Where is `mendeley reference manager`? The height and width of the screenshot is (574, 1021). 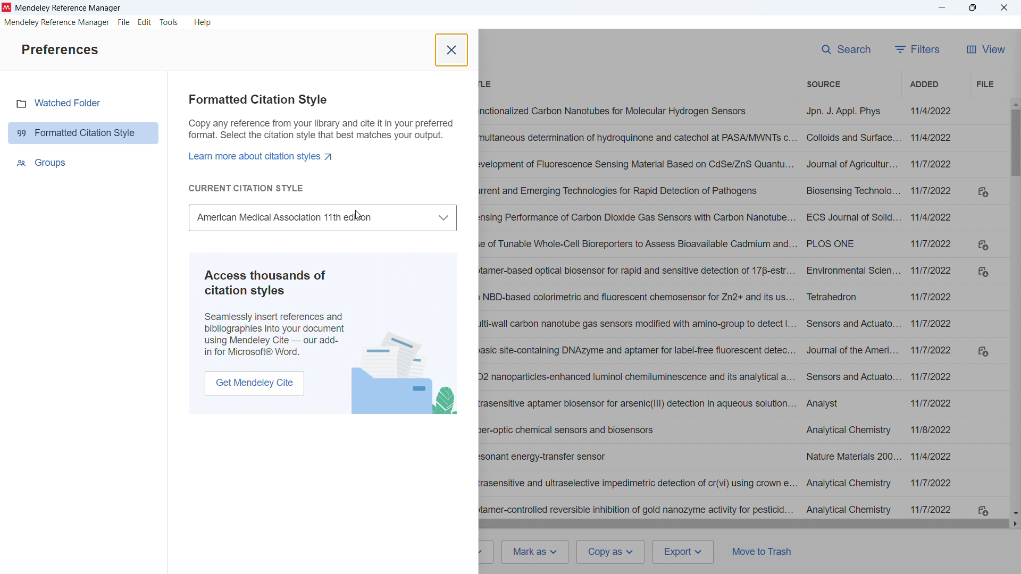
mendeley reference manager is located at coordinates (56, 22).